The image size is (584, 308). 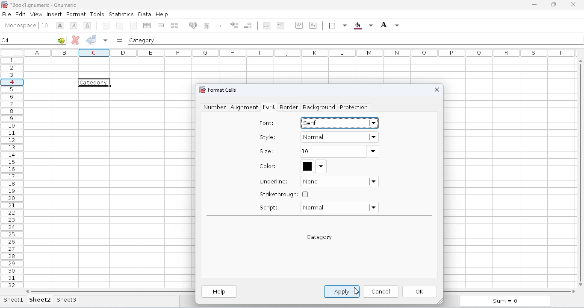 What do you see at coordinates (503, 302) in the screenshot?
I see `Sum = 0` at bounding box center [503, 302].